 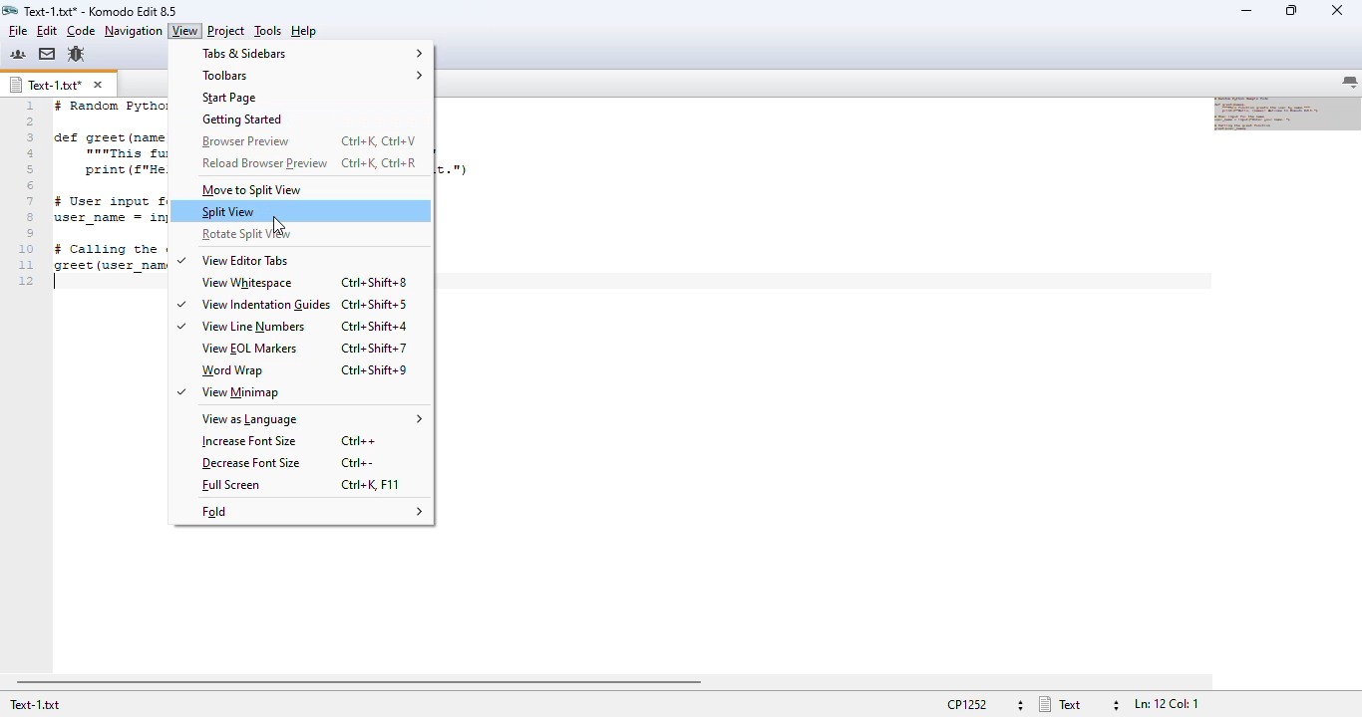 I want to click on view whitespace, so click(x=247, y=282).